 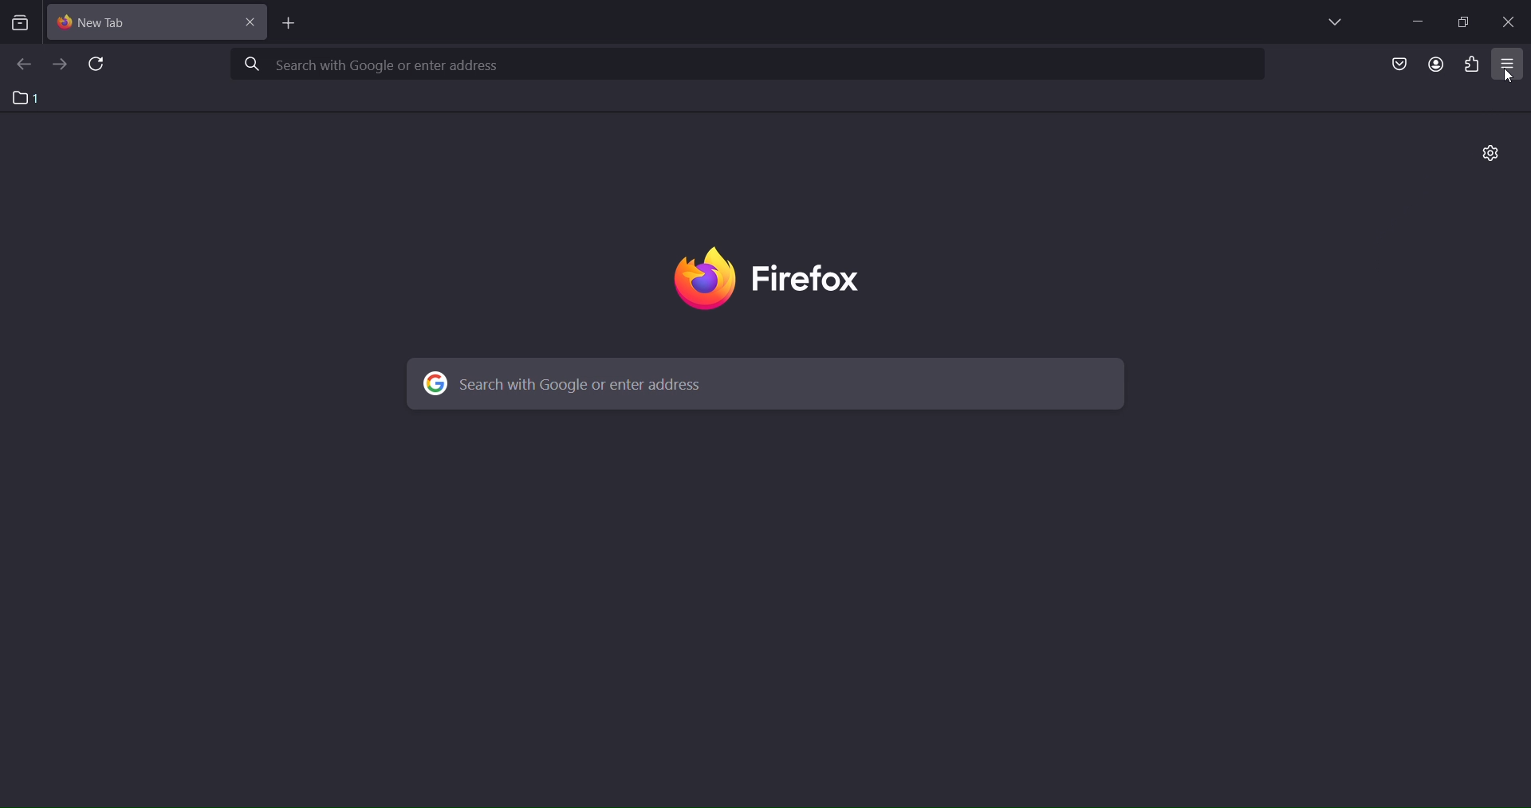 I want to click on close, so click(x=1509, y=25).